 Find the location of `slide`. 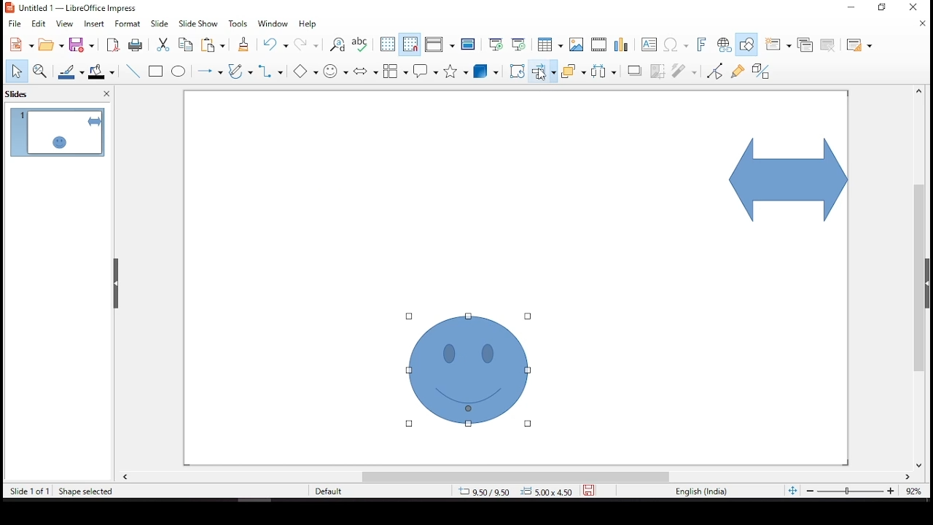

slide is located at coordinates (160, 23).